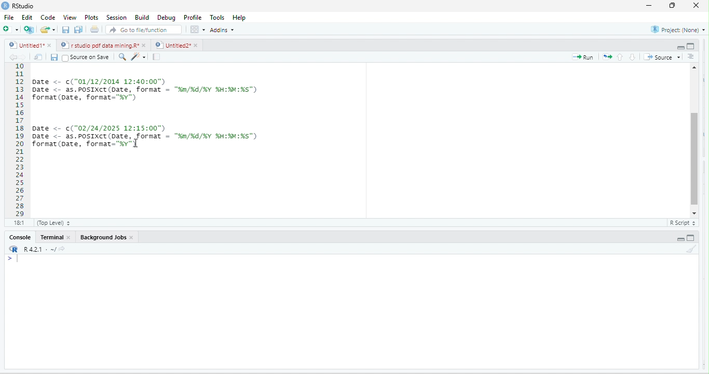  What do you see at coordinates (694, 139) in the screenshot?
I see `vertical scroll bar` at bounding box center [694, 139].